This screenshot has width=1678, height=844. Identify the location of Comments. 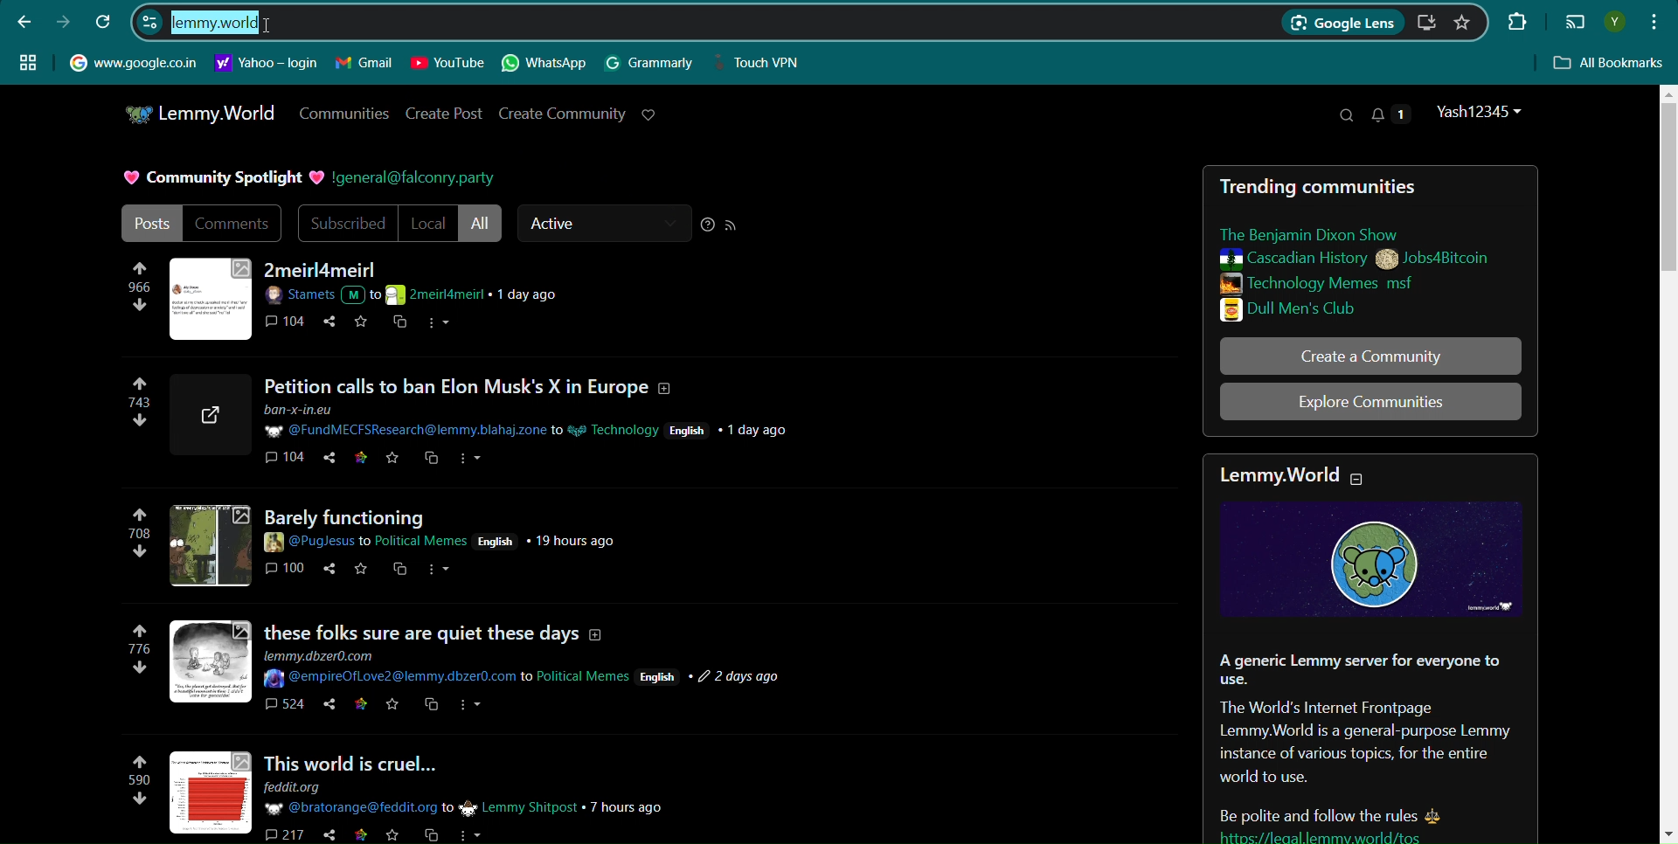
(234, 223).